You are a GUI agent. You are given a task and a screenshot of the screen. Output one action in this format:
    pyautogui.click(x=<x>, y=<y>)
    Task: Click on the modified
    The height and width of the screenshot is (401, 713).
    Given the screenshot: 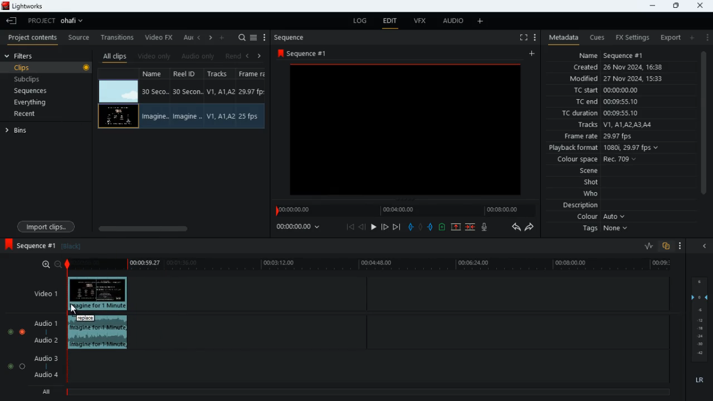 What is the action you would take?
    pyautogui.click(x=616, y=79)
    